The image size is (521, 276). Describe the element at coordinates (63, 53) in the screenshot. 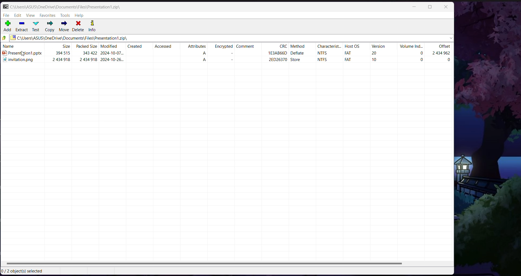

I see `394515` at that location.